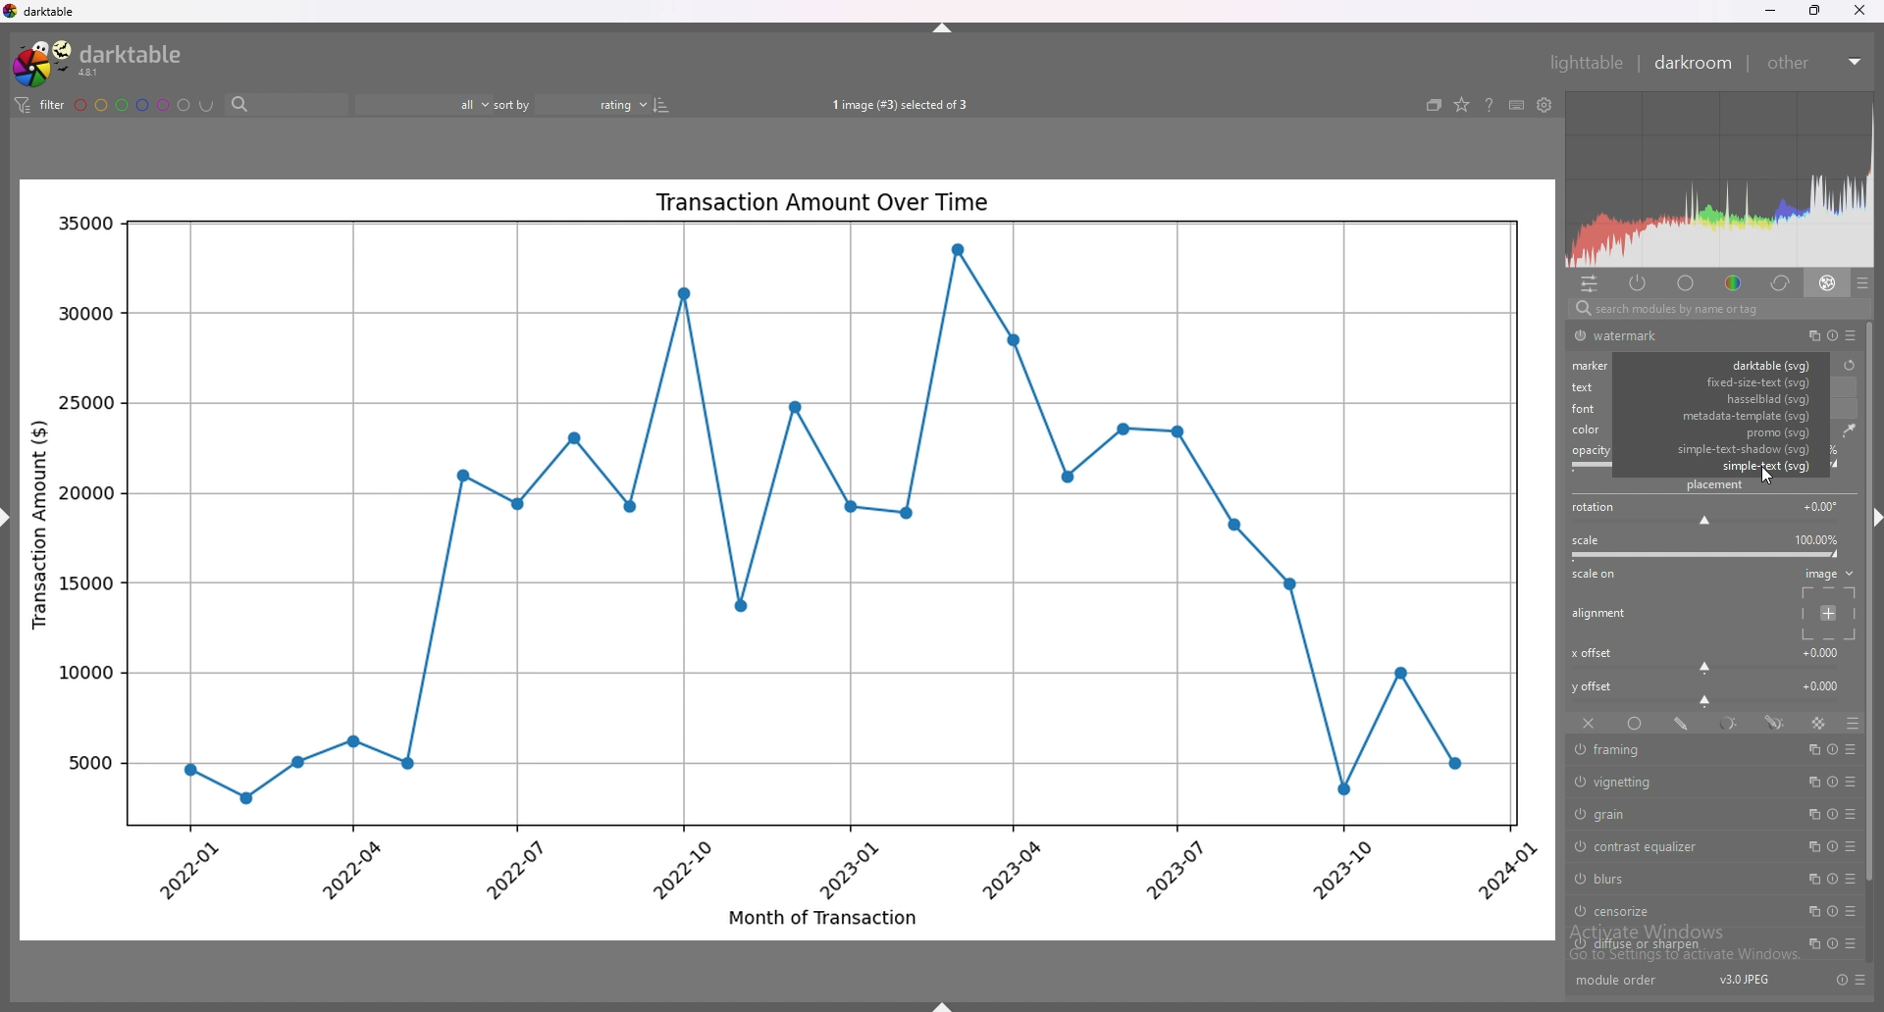 The height and width of the screenshot is (1012, 1884). Describe the element at coordinates (1577, 843) in the screenshot. I see `switch off` at that location.